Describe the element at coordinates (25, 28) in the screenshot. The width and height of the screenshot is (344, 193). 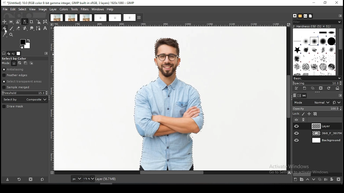
I see `healing tool` at that location.